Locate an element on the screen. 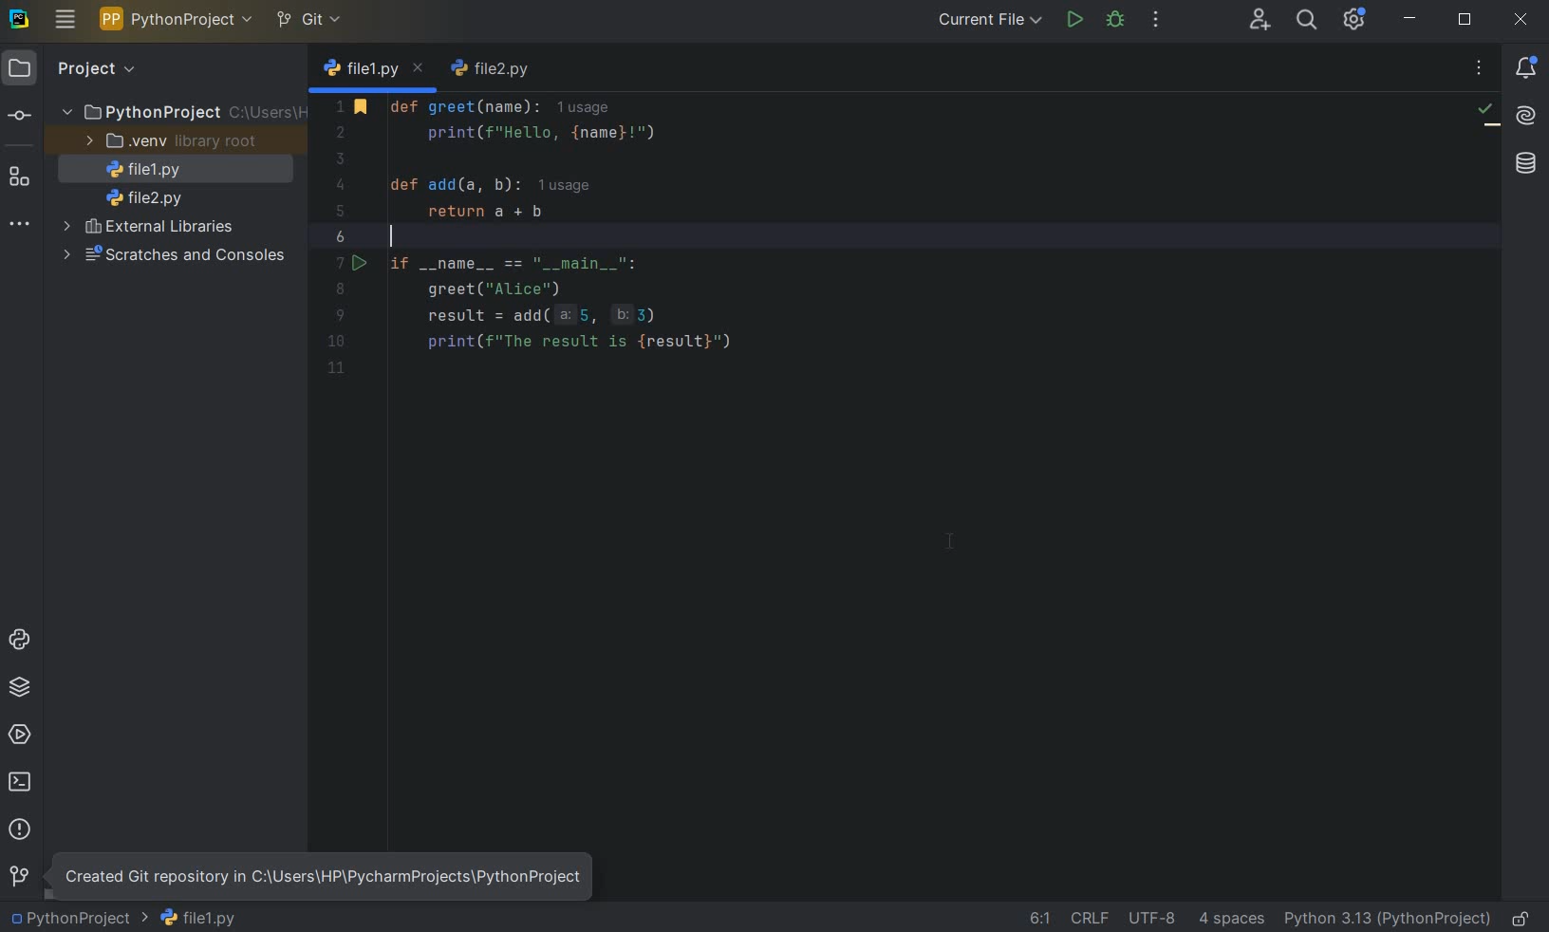  file name 1 is located at coordinates (374, 70).